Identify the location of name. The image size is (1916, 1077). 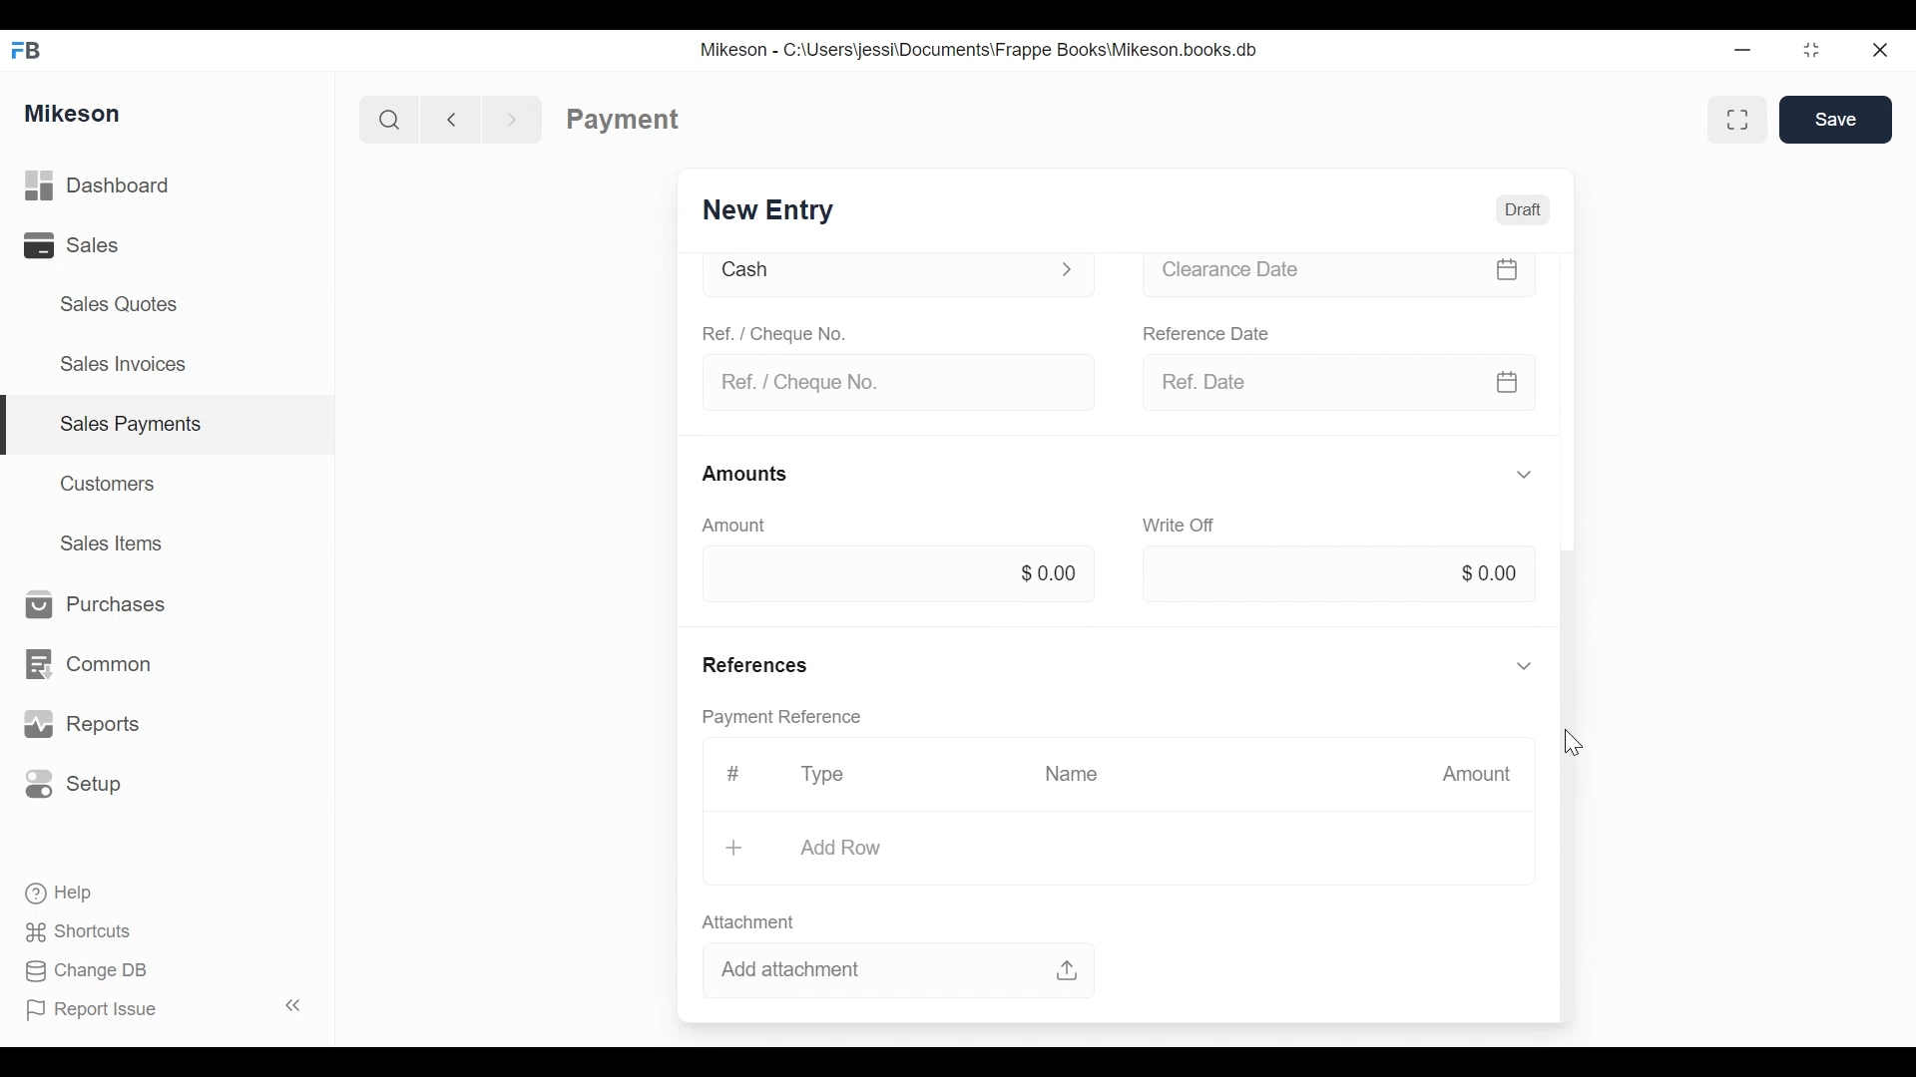
(1066, 774).